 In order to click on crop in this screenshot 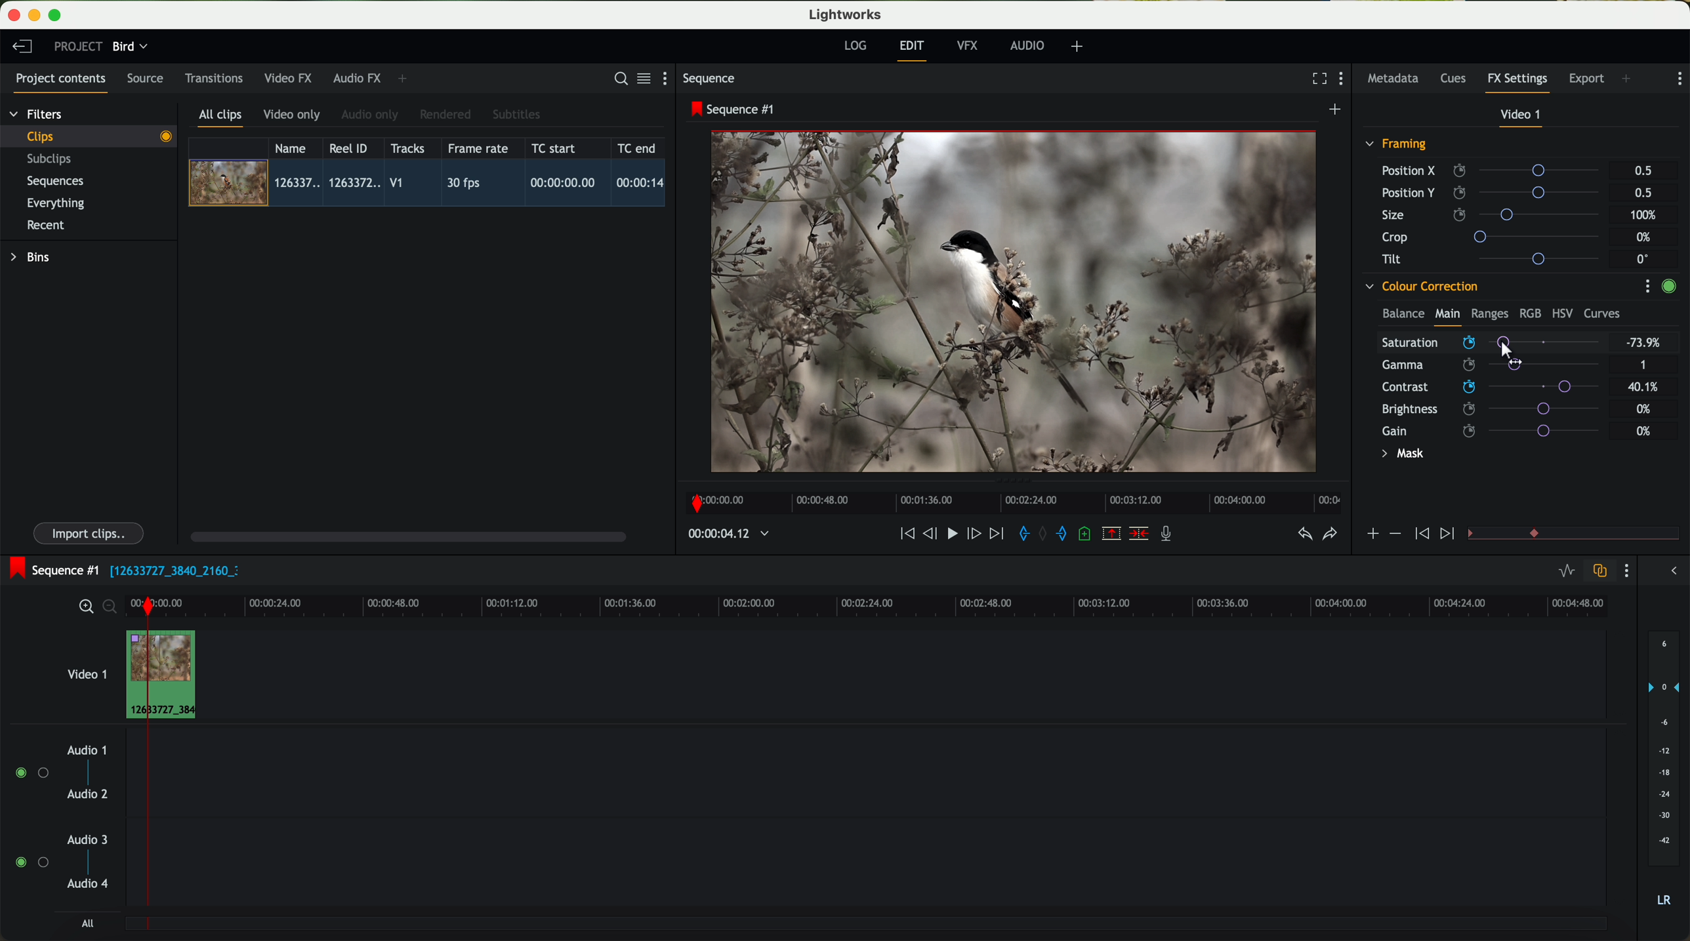, I will do `click(1496, 236)`.